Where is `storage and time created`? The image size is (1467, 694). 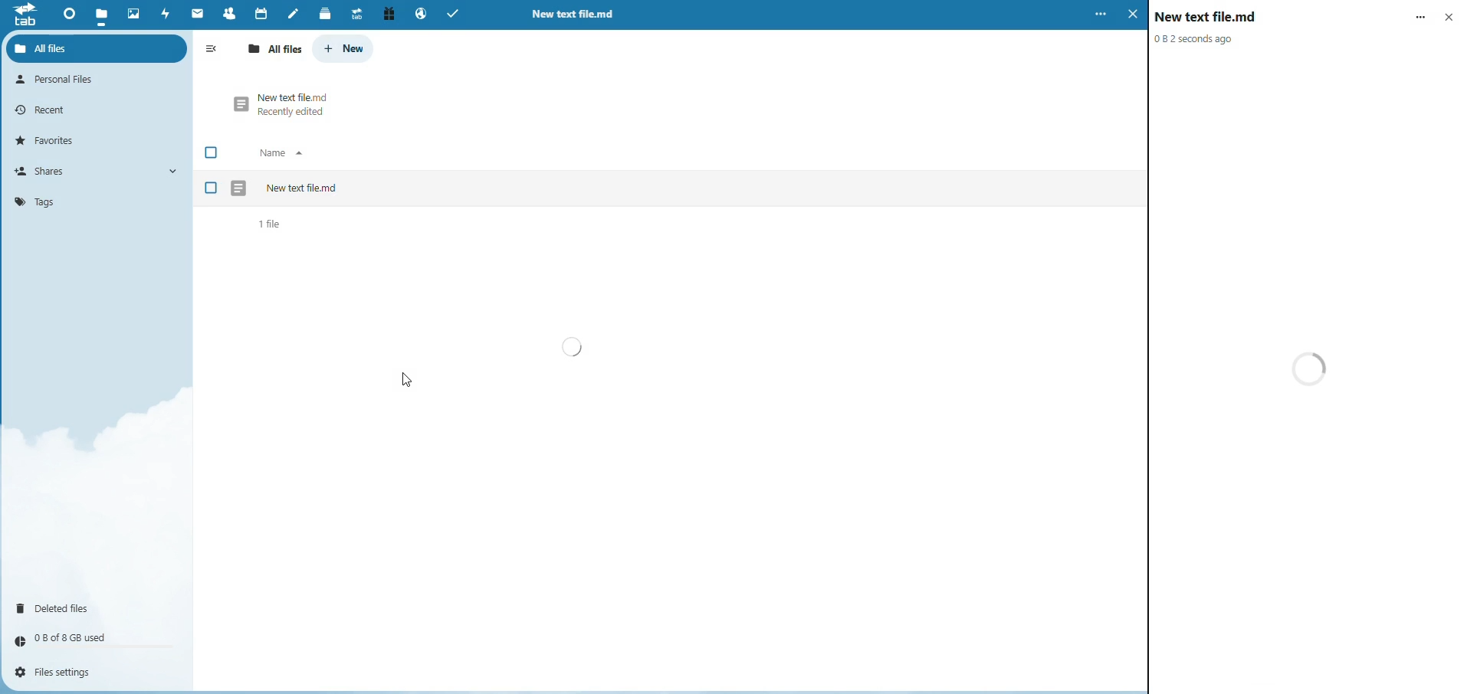
storage and time created is located at coordinates (1196, 38).